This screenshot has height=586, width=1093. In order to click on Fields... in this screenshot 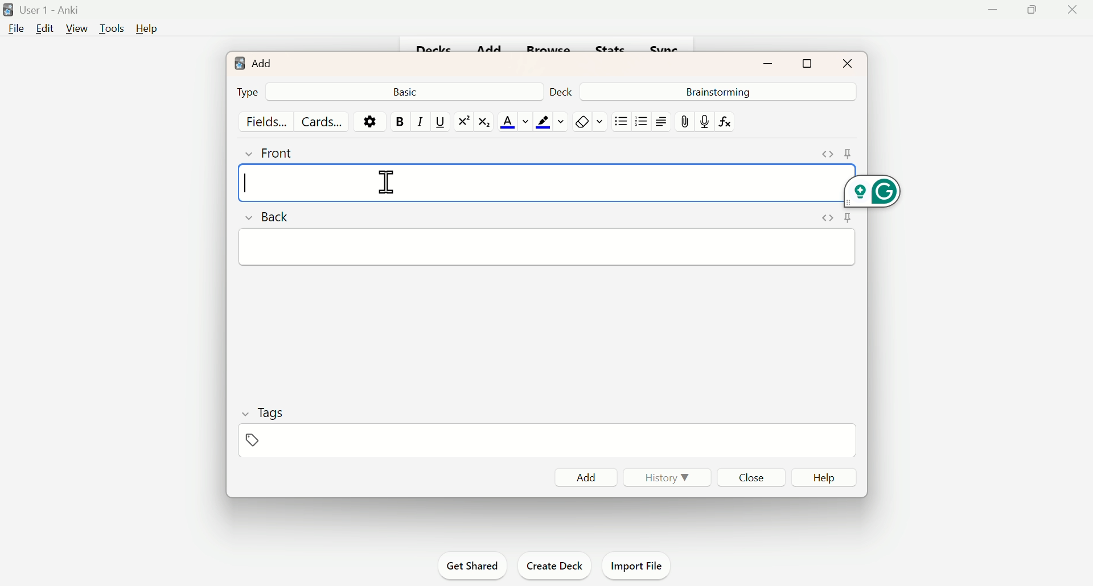, I will do `click(269, 121)`.